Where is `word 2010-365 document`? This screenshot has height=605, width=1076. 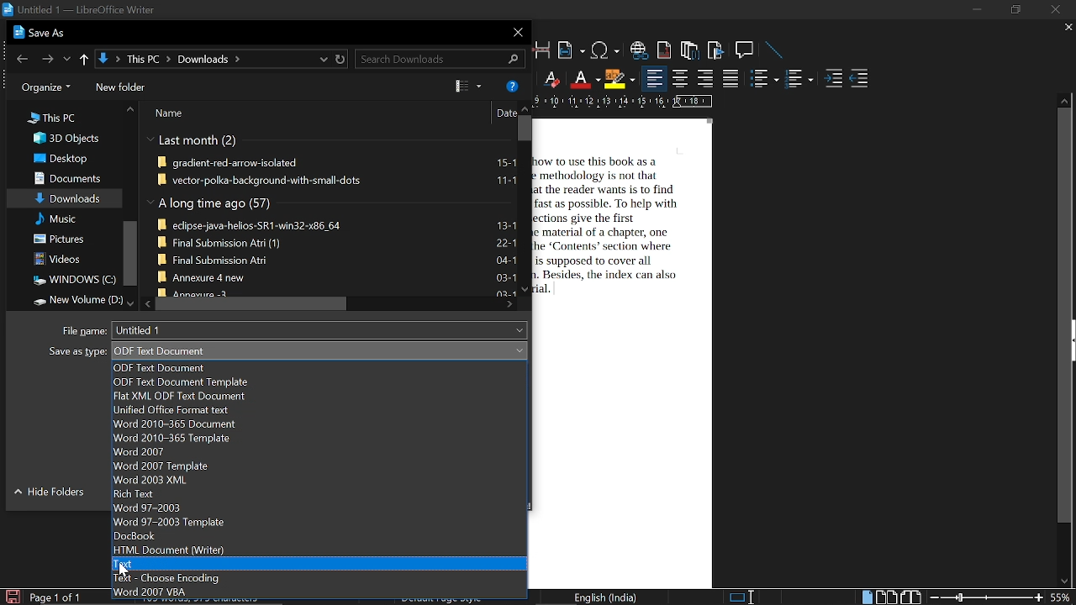 word 2010-365 document is located at coordinates (319, 438).